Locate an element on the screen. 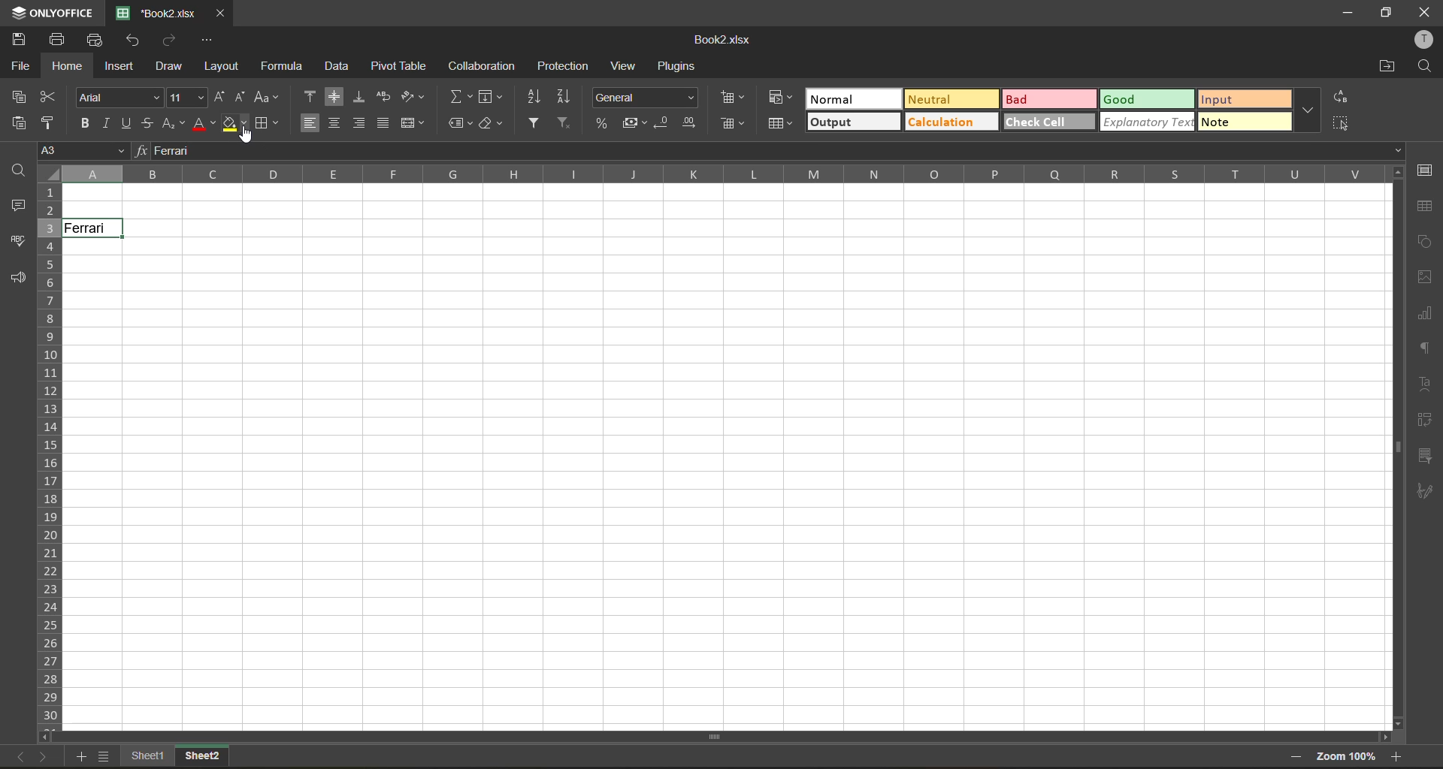 The image size is (1443, 769). conditional formatting is located at coordinates (776, 98).